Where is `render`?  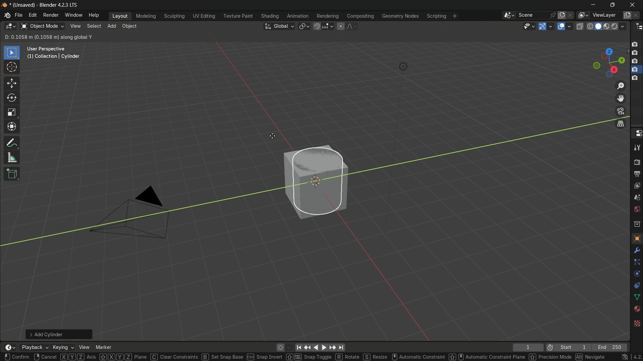 render is located at coordinates (620, 26).